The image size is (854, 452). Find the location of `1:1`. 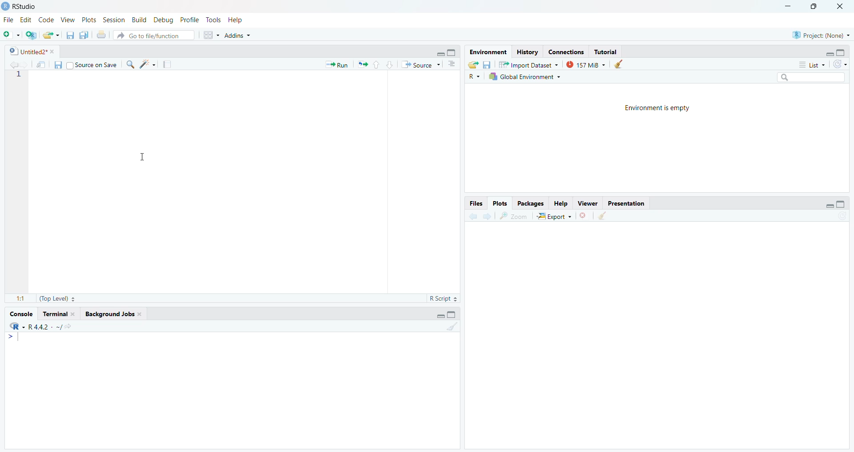

1:1 is located at coordinates (22, 298).